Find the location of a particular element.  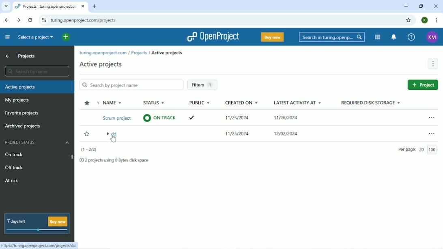

Link is located at coordinates (41, 245).